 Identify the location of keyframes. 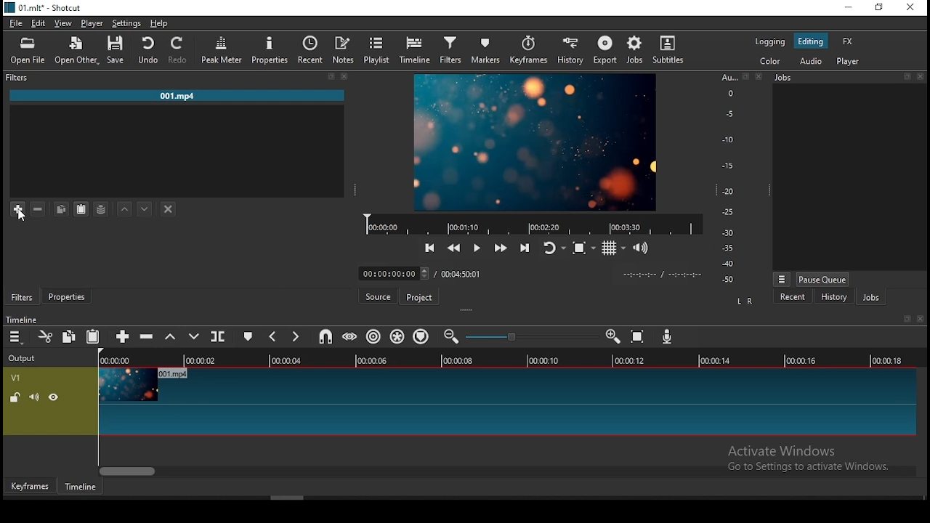
(531, 50).